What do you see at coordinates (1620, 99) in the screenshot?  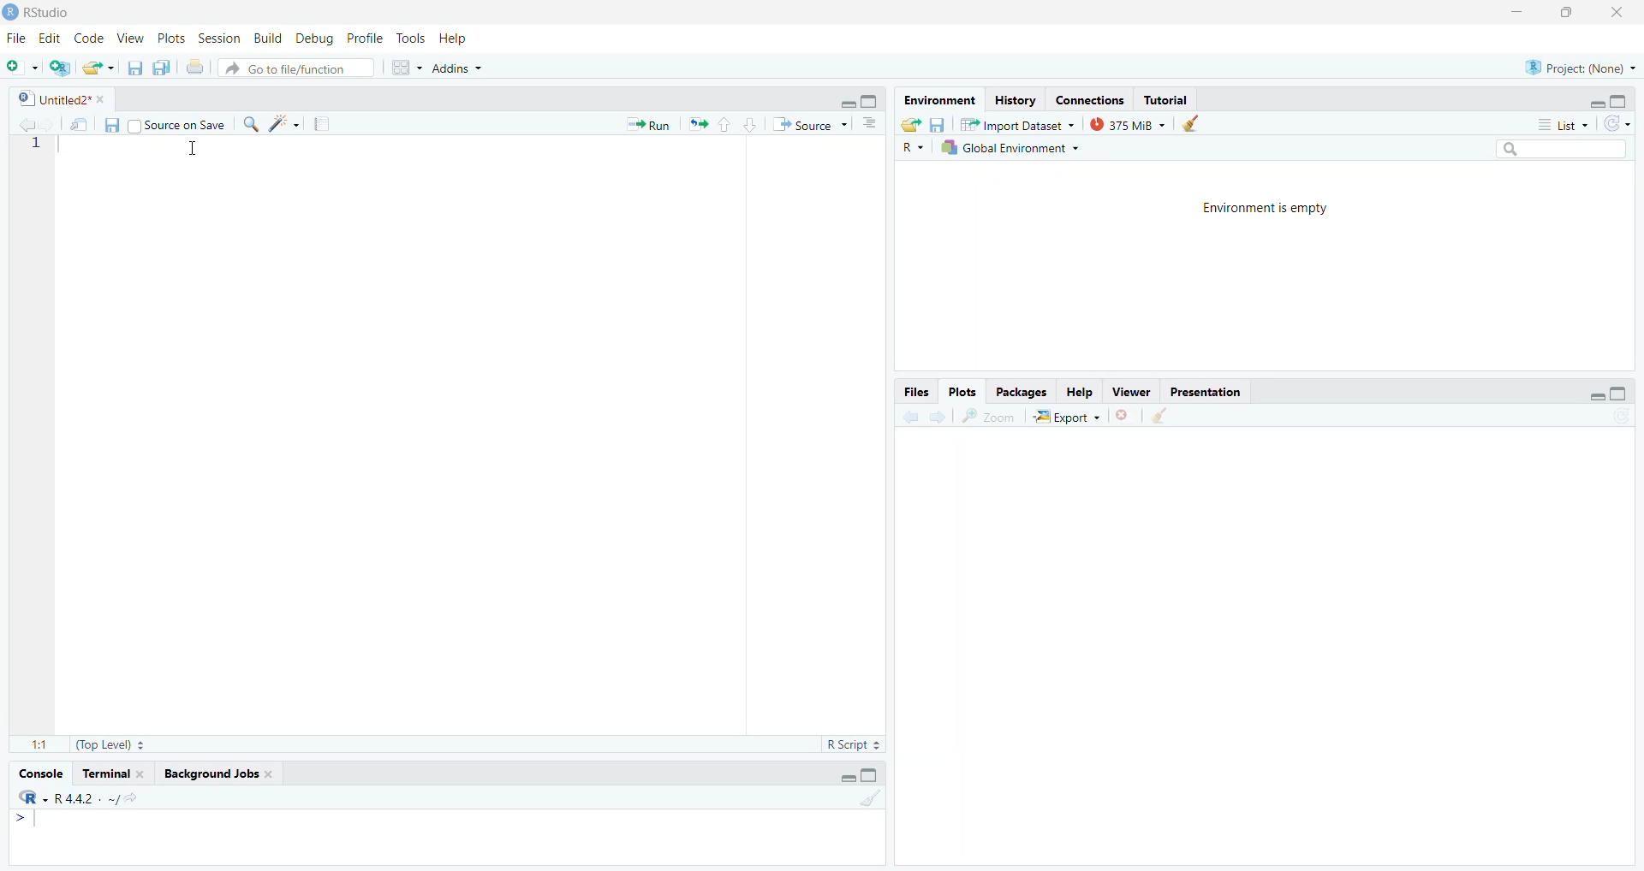 I see `hide console` at bounding box center [1620, 99].